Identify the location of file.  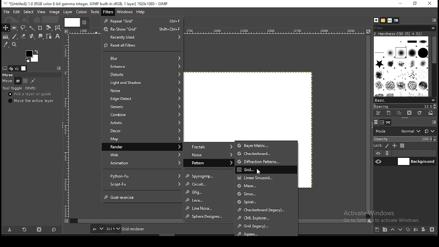
(7, 12).